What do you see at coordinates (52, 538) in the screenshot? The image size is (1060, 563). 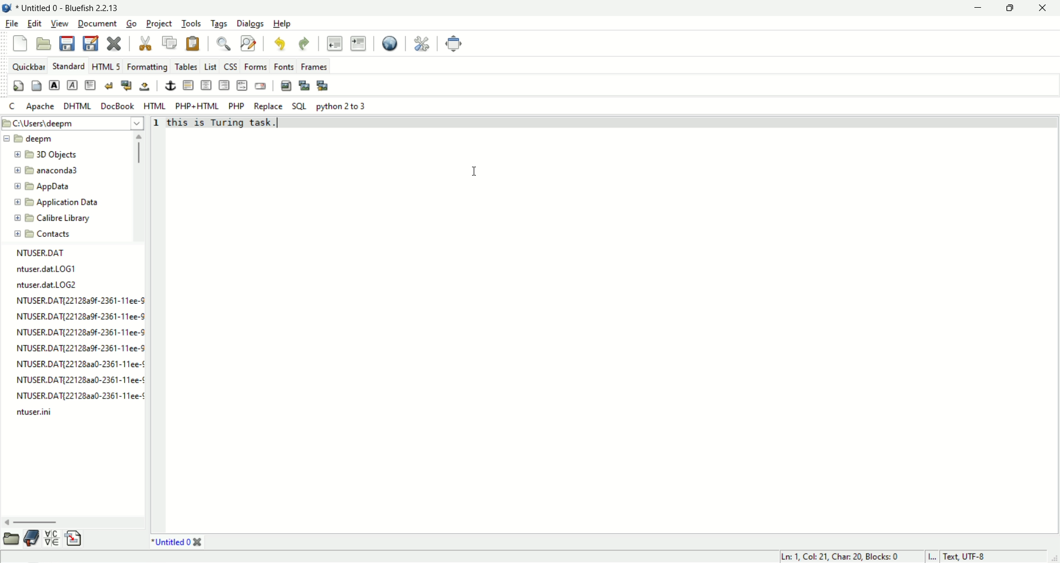 I see `char map` at bounding box center [52, 538].